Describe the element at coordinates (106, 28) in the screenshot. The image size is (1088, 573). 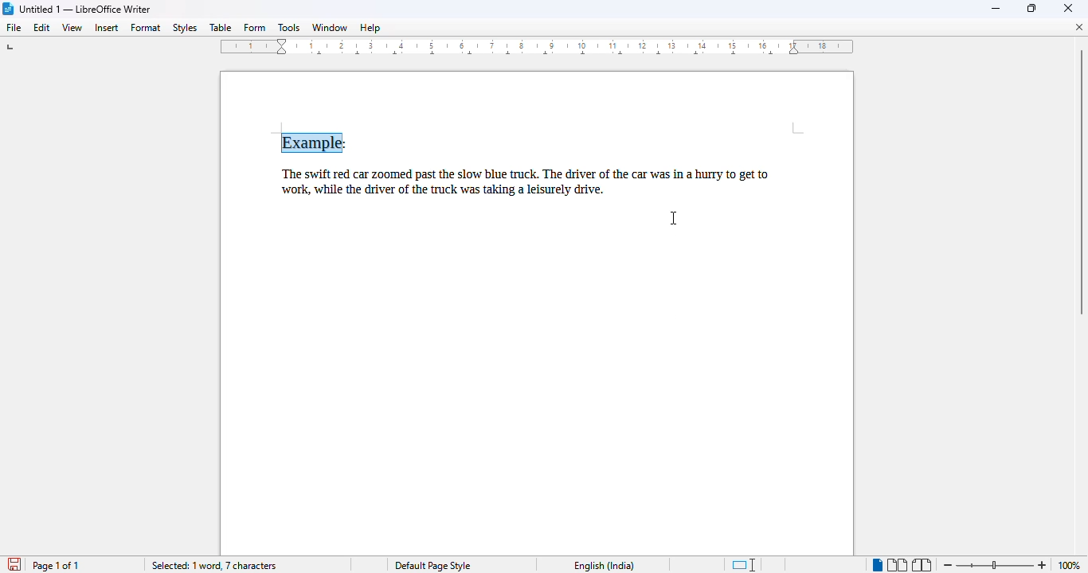
I see `insert` at that location.